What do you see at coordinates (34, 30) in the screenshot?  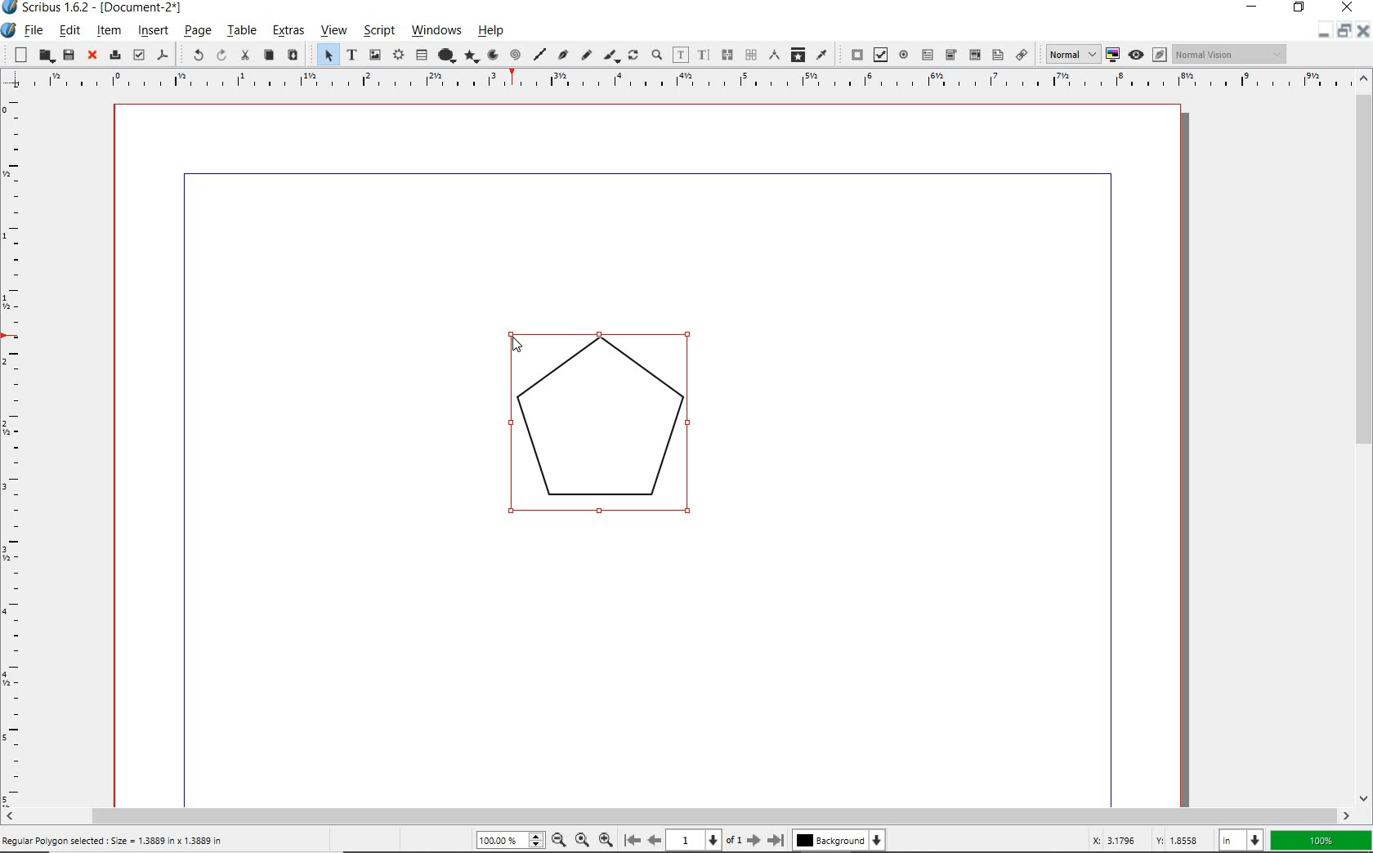 I see `file` at bounding box center [34, 30].